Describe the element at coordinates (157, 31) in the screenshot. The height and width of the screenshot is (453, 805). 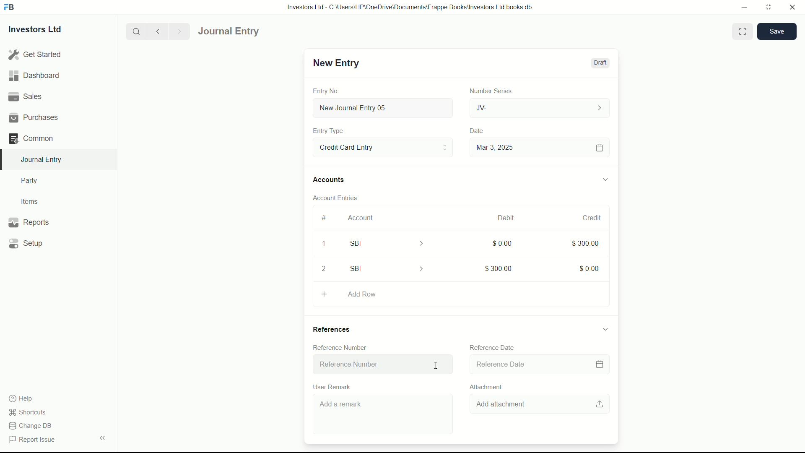
I see `previous` at that location.